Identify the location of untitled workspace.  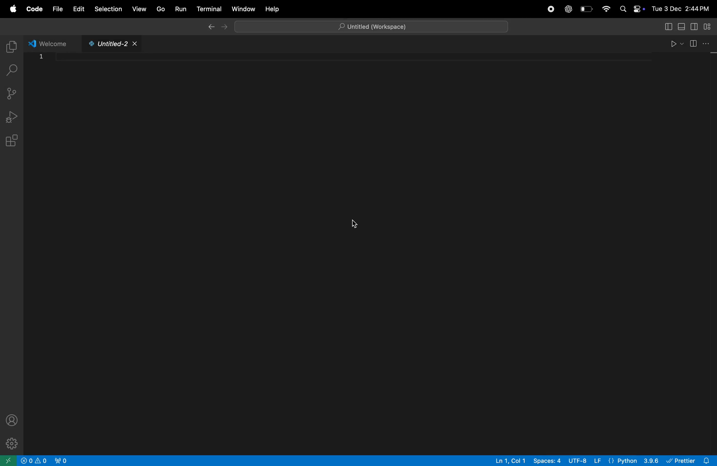
(363, 25).